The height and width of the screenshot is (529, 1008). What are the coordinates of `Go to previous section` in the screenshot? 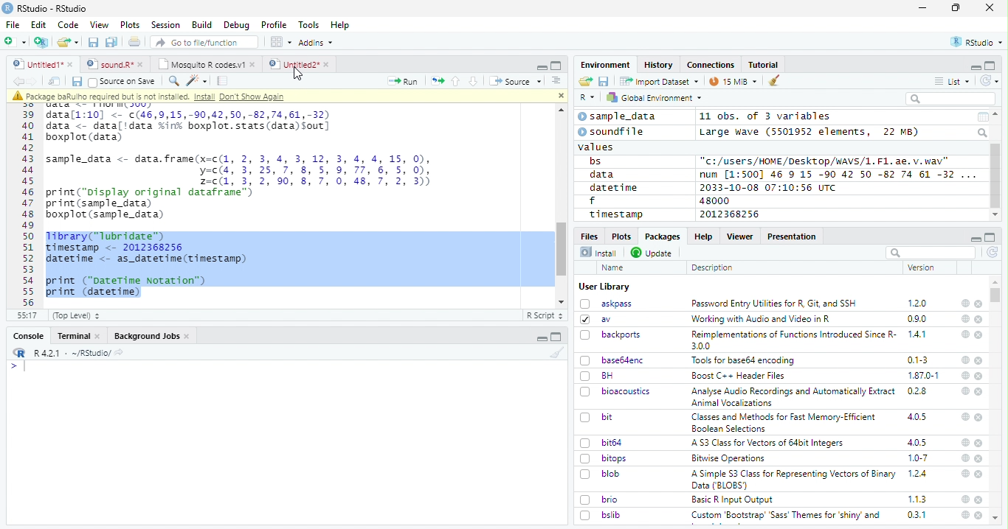 It's located at (457, 81).